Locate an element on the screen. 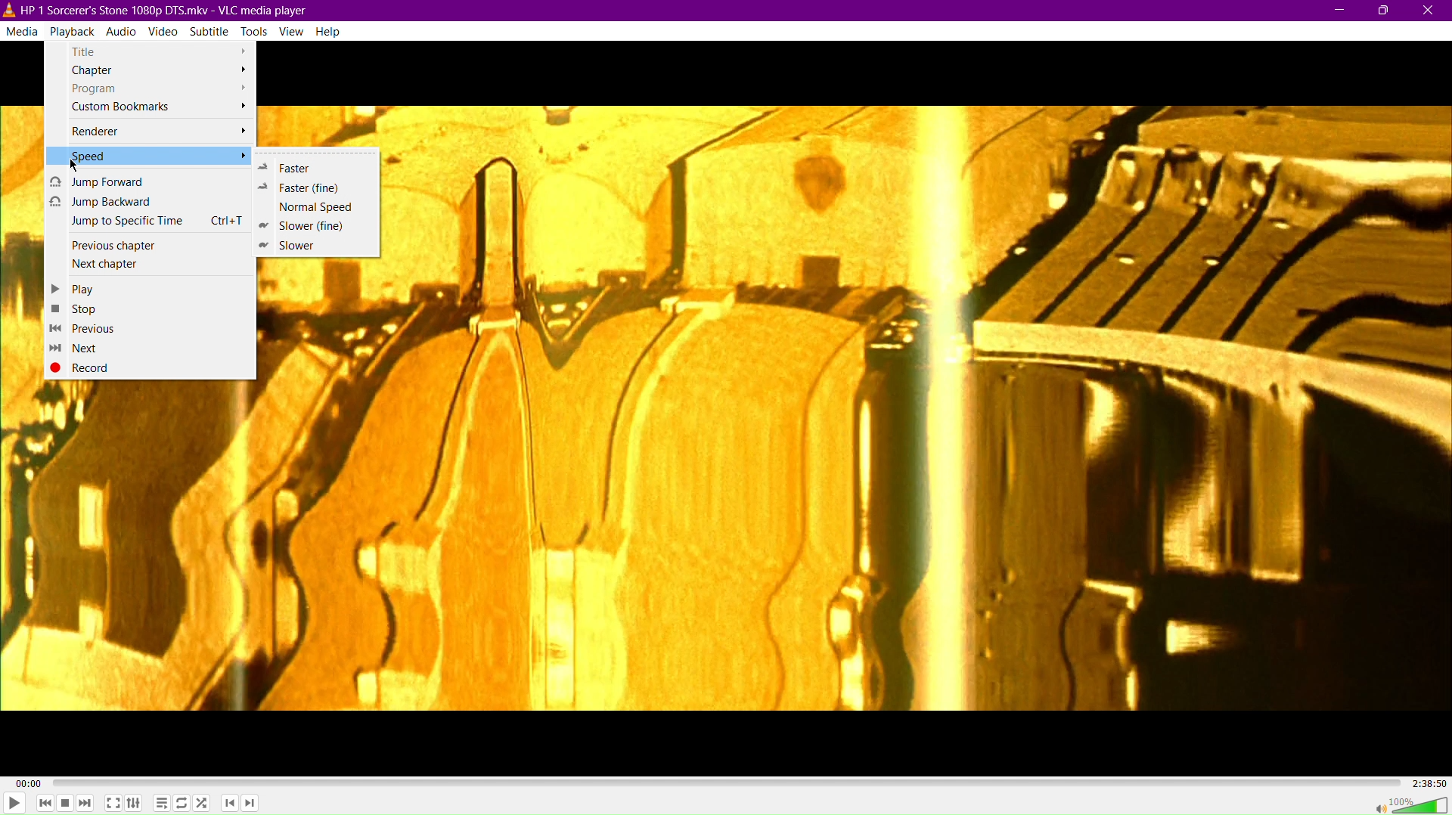  Next is located at coordinates (78, 348).